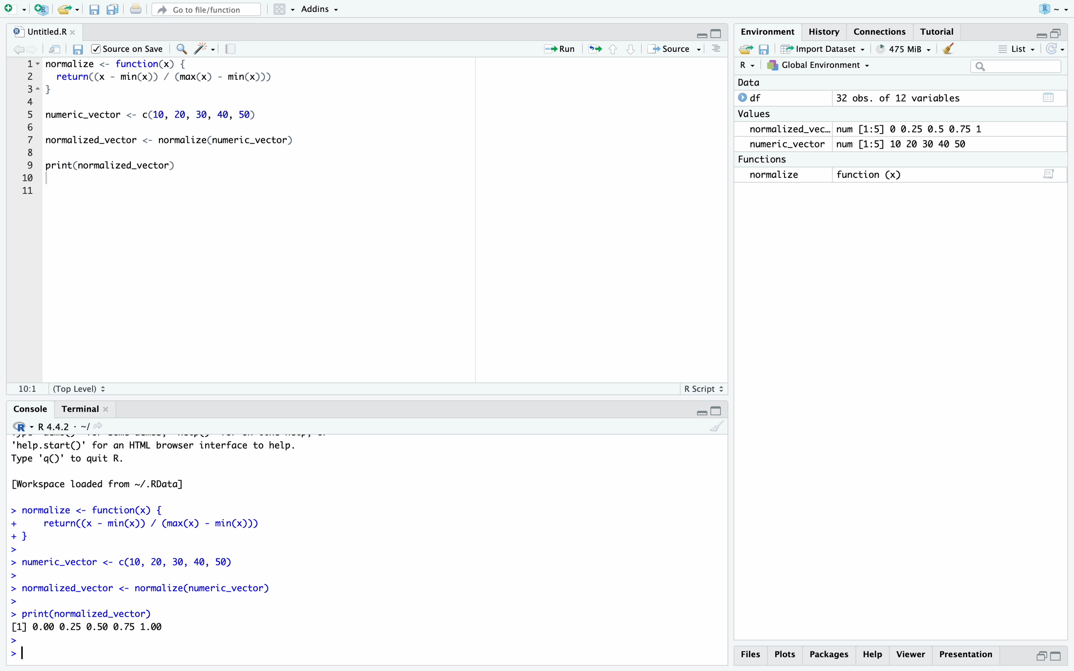 The width and height of the screenshot is (1074, 671). Describe the element at coordinates (700, 413) in the screenshot. I see `Minimize` at that location.